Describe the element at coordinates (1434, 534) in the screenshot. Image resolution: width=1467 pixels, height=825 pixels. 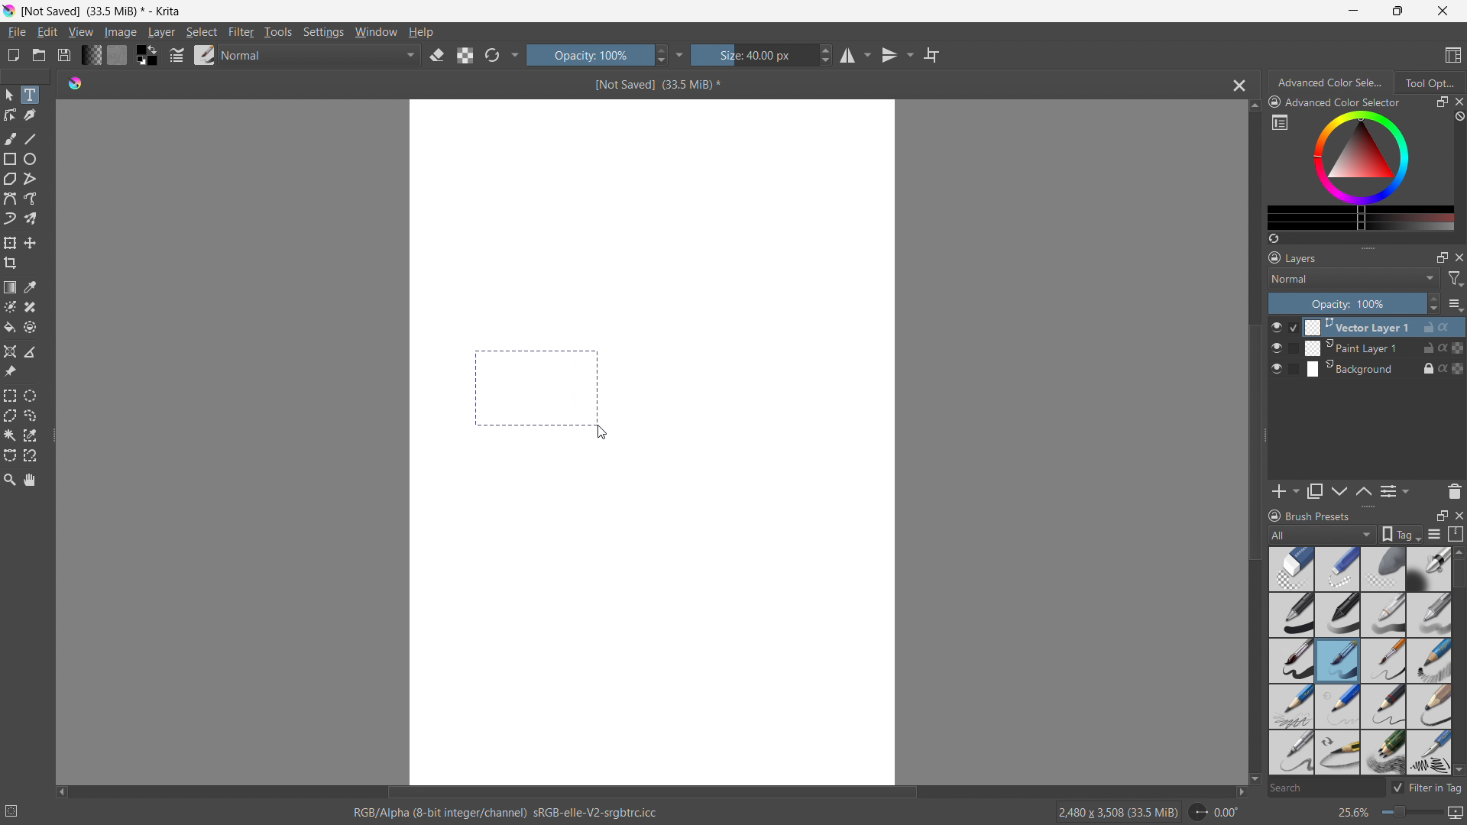
I see `display settings` at that location.